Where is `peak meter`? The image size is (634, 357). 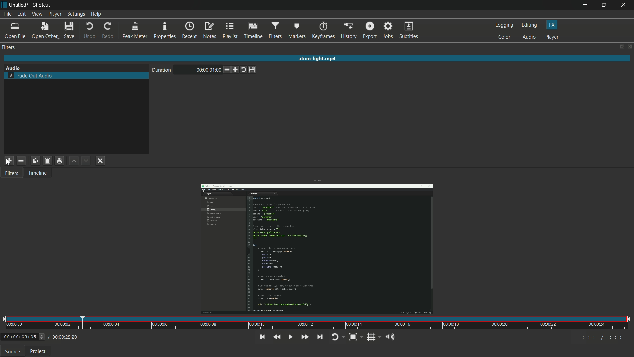 peak meter is located at coordinates (135, 30).